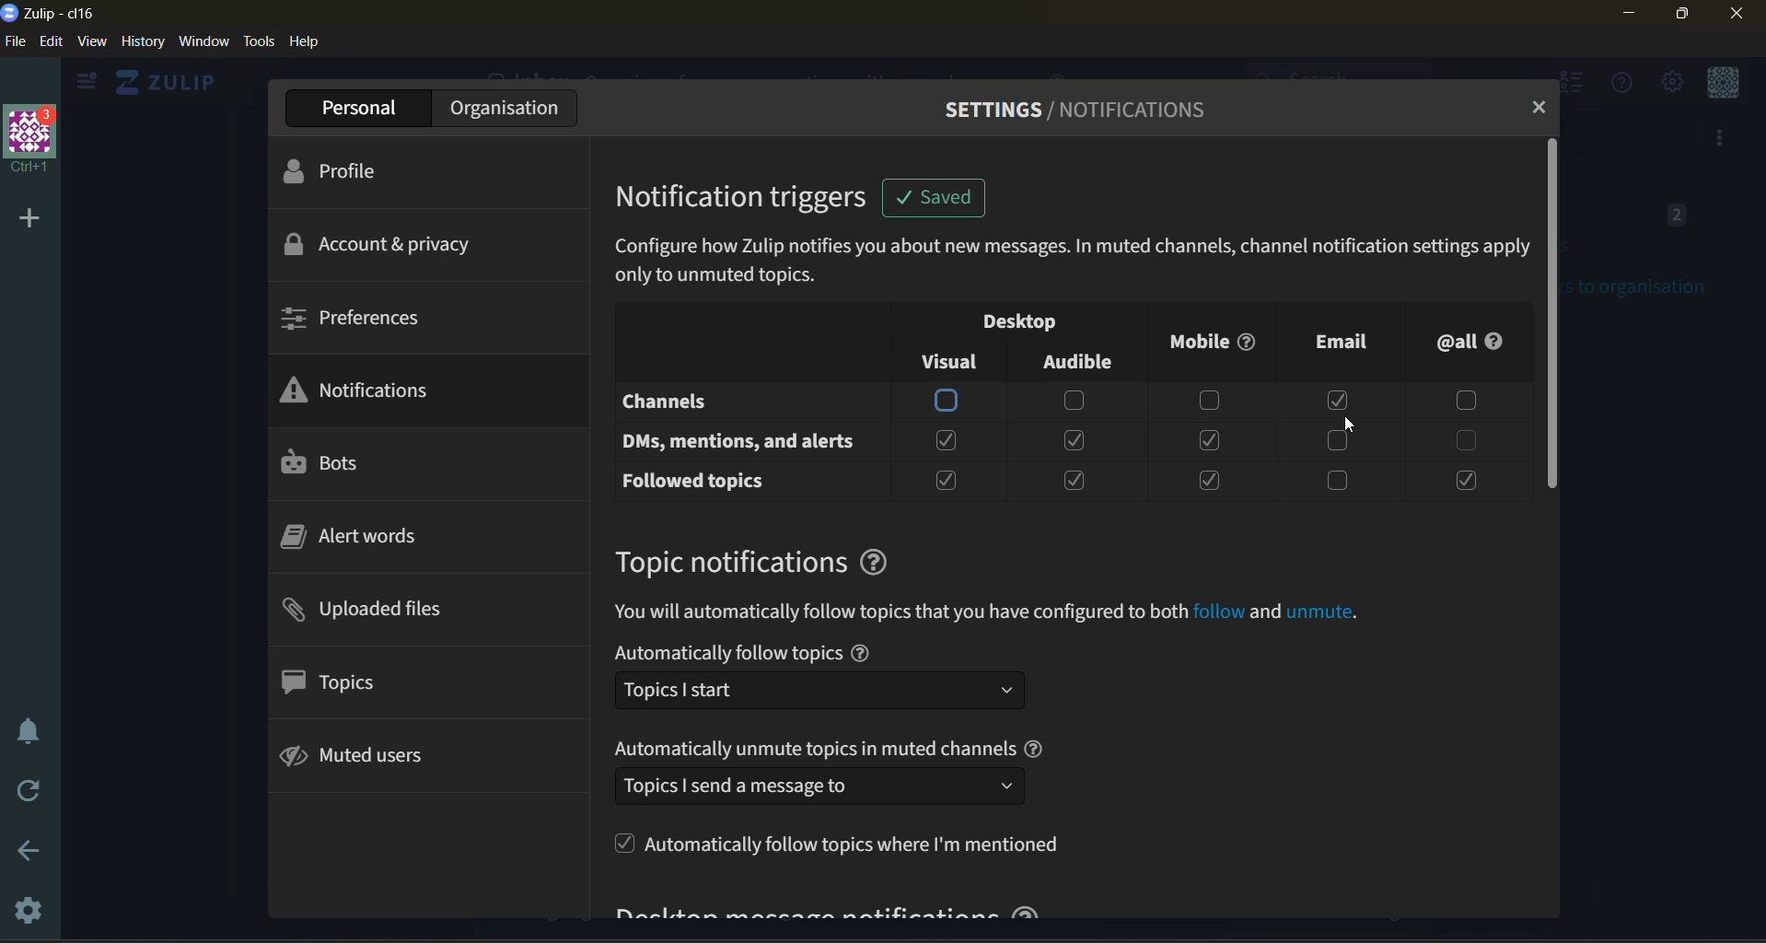 Image resolution: width=1766 pixels, height=943 pixels. What do you see at coordinates (349, 174) in the screenshot?
I see `profile` at bounding box center [349, 174].